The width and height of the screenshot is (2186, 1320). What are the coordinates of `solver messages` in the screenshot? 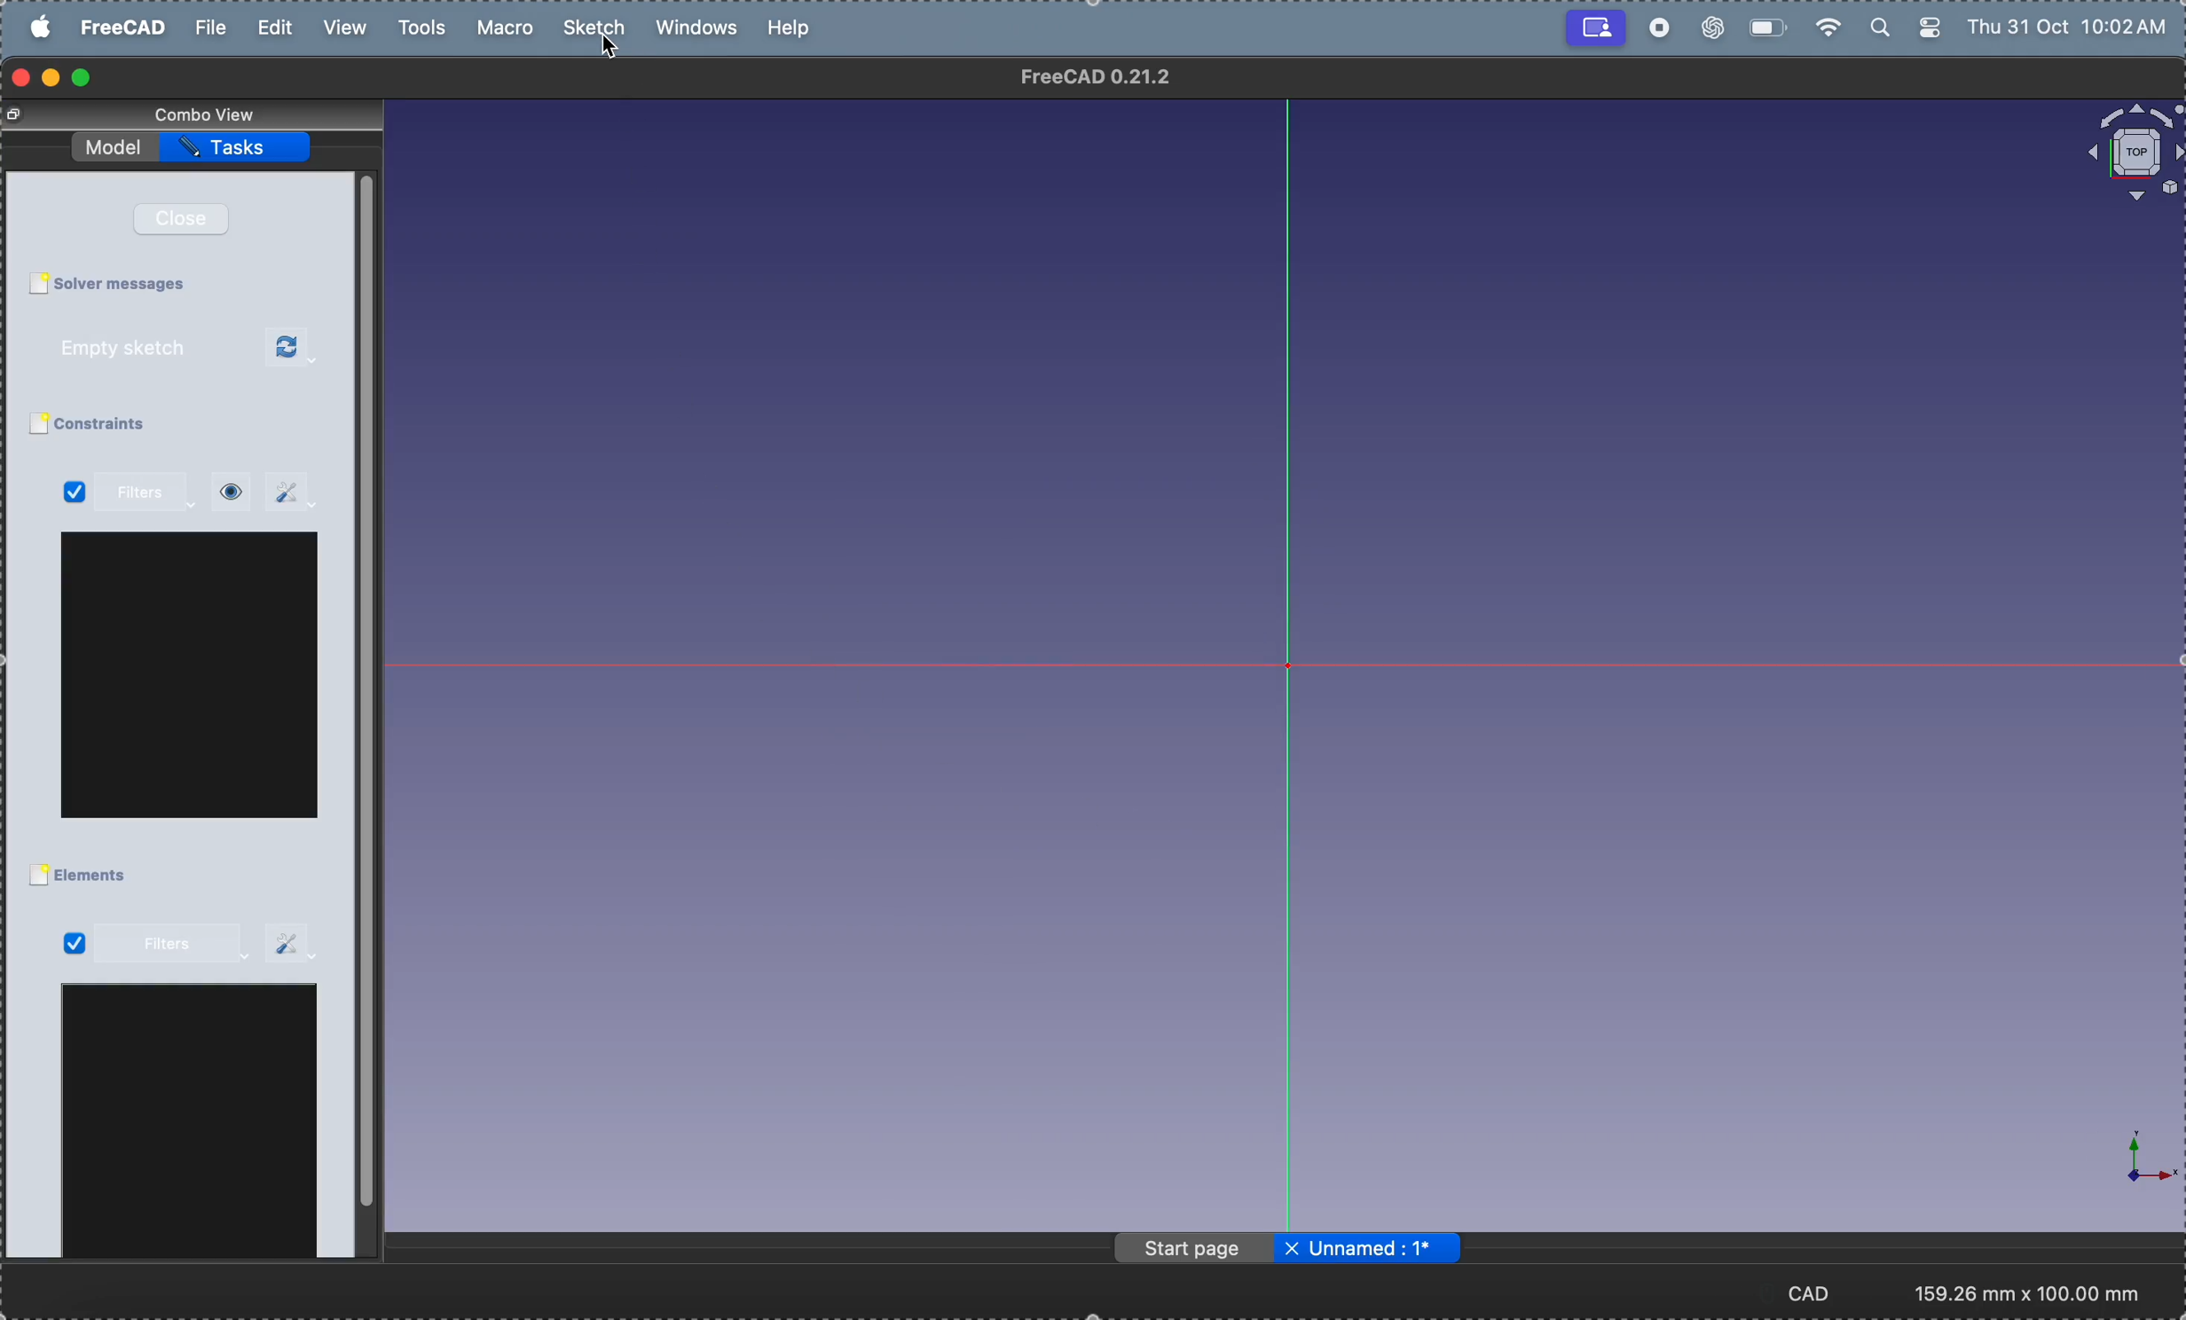 It's located at (129, 284).